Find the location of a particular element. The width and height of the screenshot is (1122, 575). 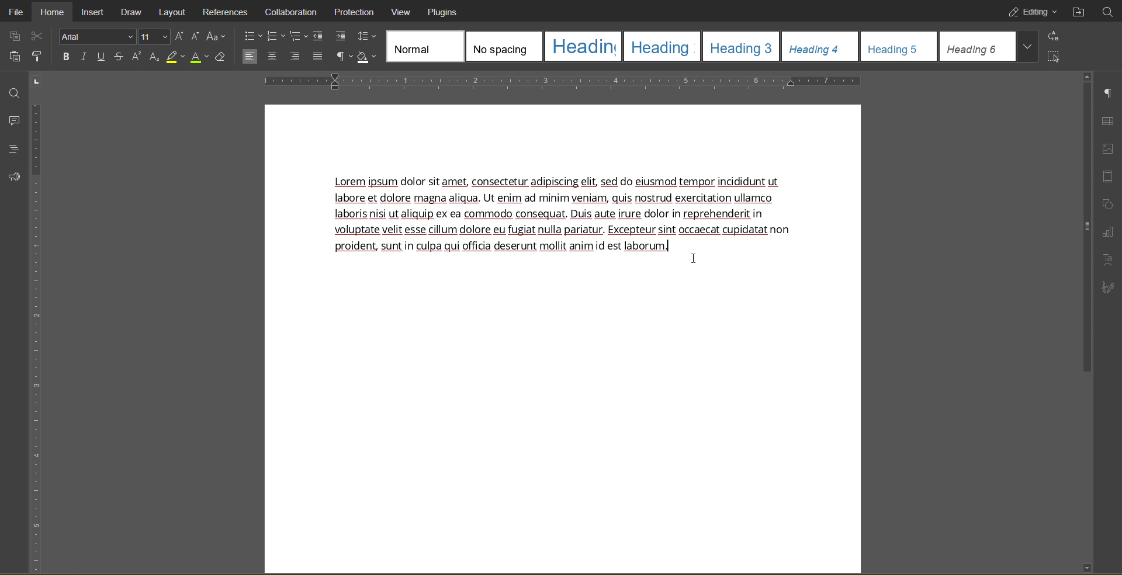

No Spacing is located at coordinates (503, 46).